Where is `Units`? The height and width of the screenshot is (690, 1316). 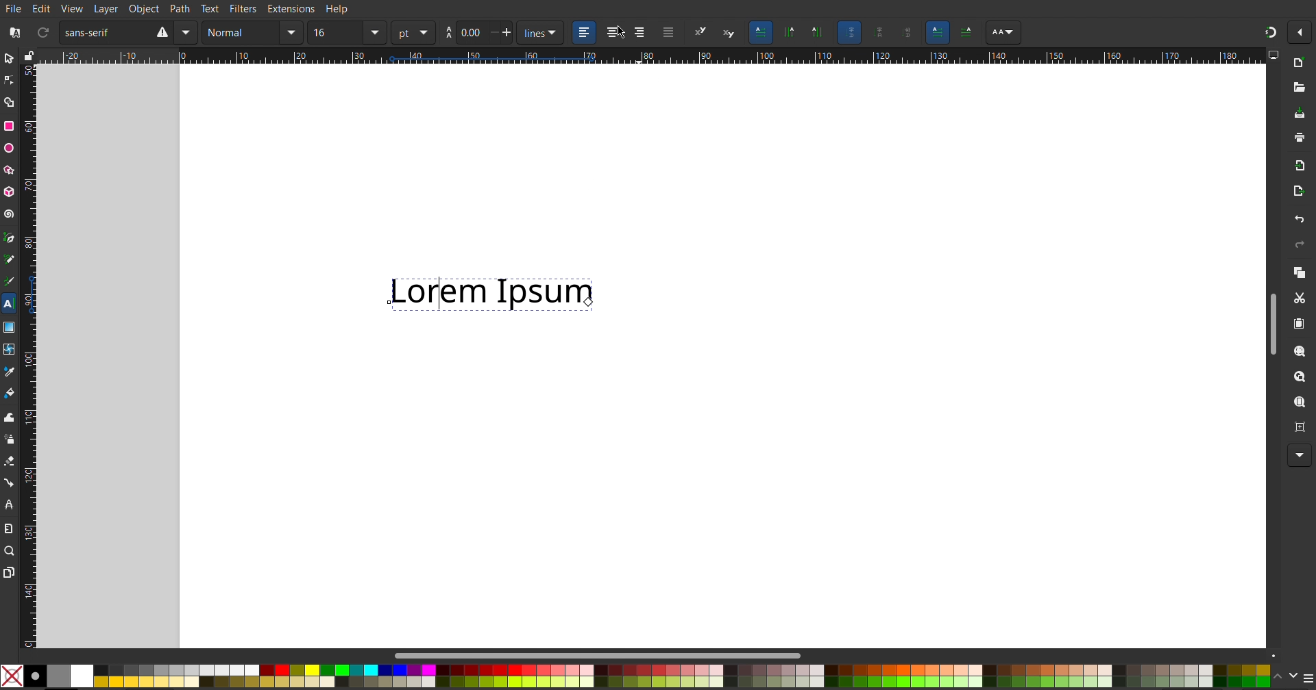 Units is located at coordinates (422, 32).